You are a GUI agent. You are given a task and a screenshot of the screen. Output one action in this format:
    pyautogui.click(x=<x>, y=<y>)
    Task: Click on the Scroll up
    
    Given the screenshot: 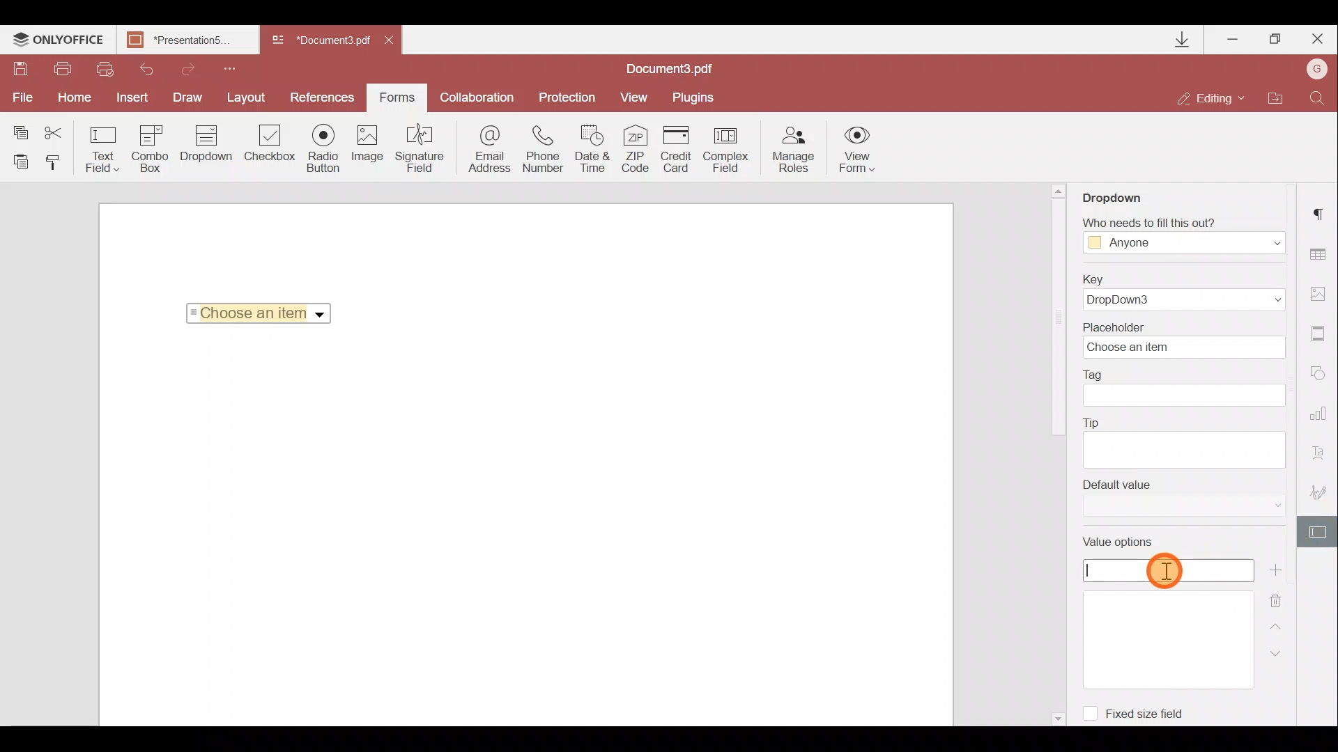 What is the action you would take?
    pyautogui.click(x=1059, y=190)
    